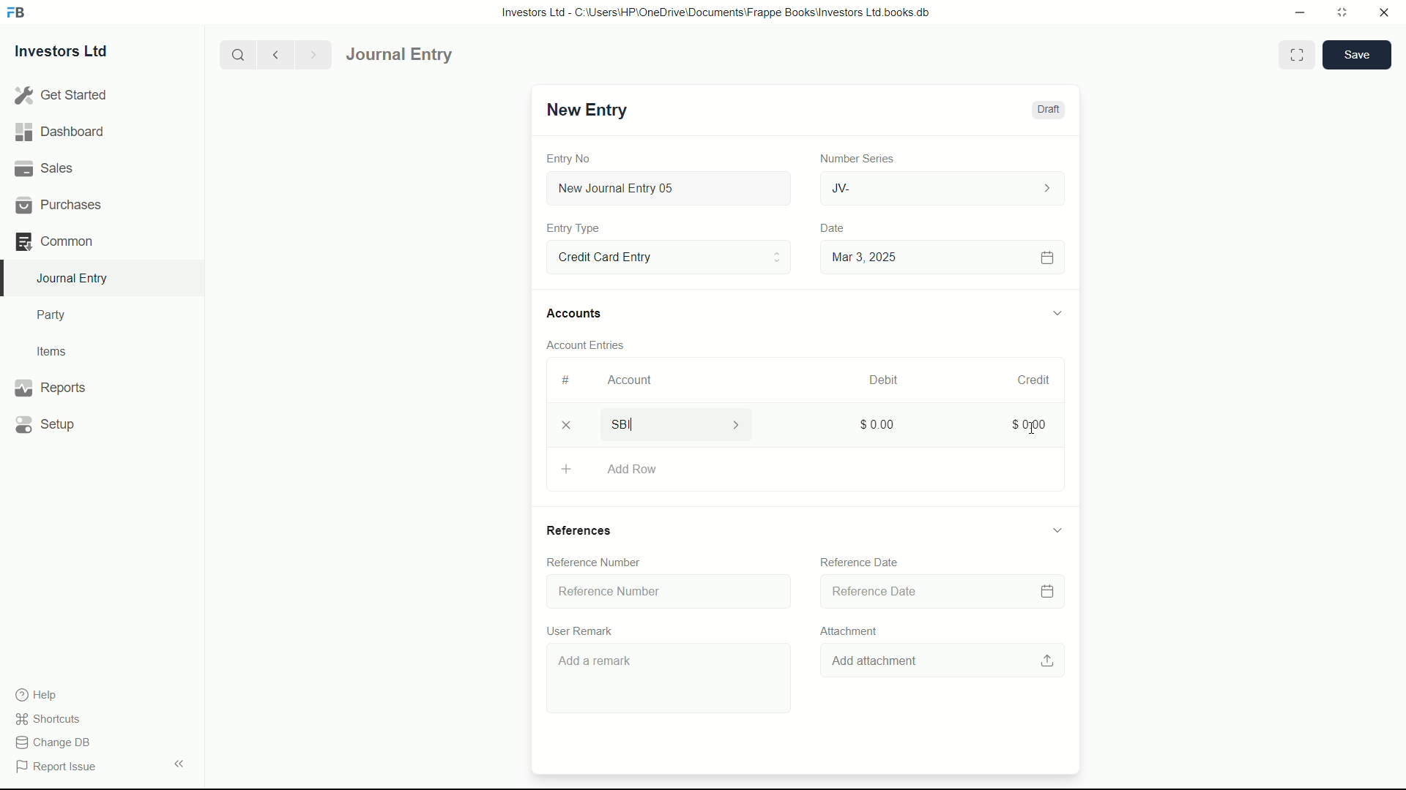 The image size is (1406, 790). Describe the element at coordinates (573, 228) in the screenshot. I see `Entry Type` at that location.